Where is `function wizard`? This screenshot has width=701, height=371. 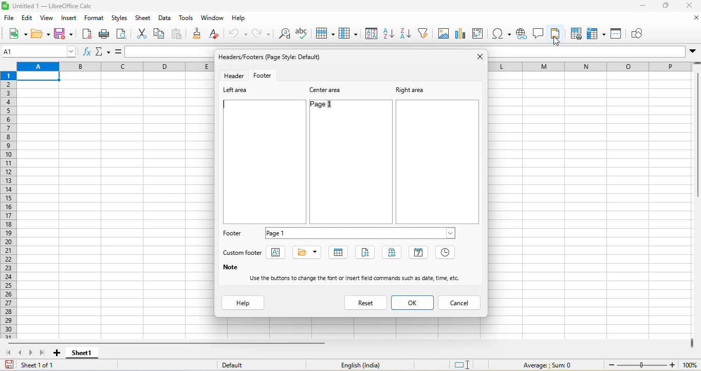
function wizard is located at coordinates (87, 53).